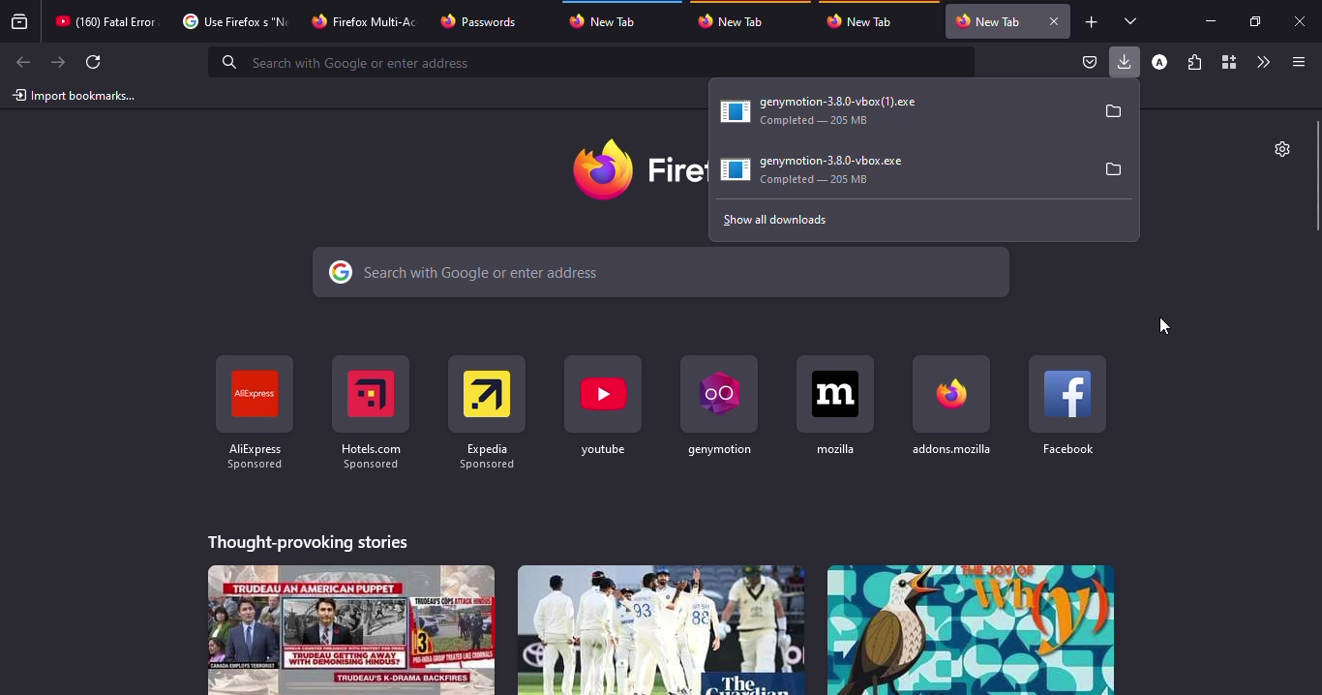 The image size is (1322, 695). I want to click on extensions, so click(1194, 64).